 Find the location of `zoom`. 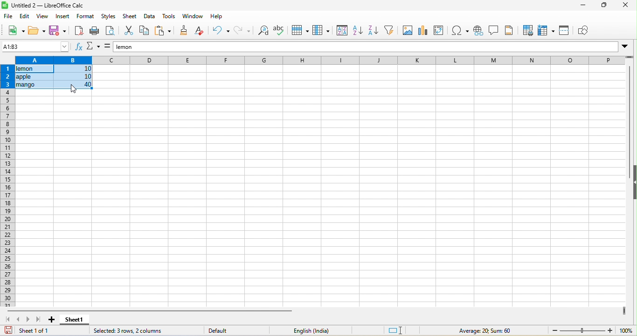

zoom is located at coordinates (626, 330).